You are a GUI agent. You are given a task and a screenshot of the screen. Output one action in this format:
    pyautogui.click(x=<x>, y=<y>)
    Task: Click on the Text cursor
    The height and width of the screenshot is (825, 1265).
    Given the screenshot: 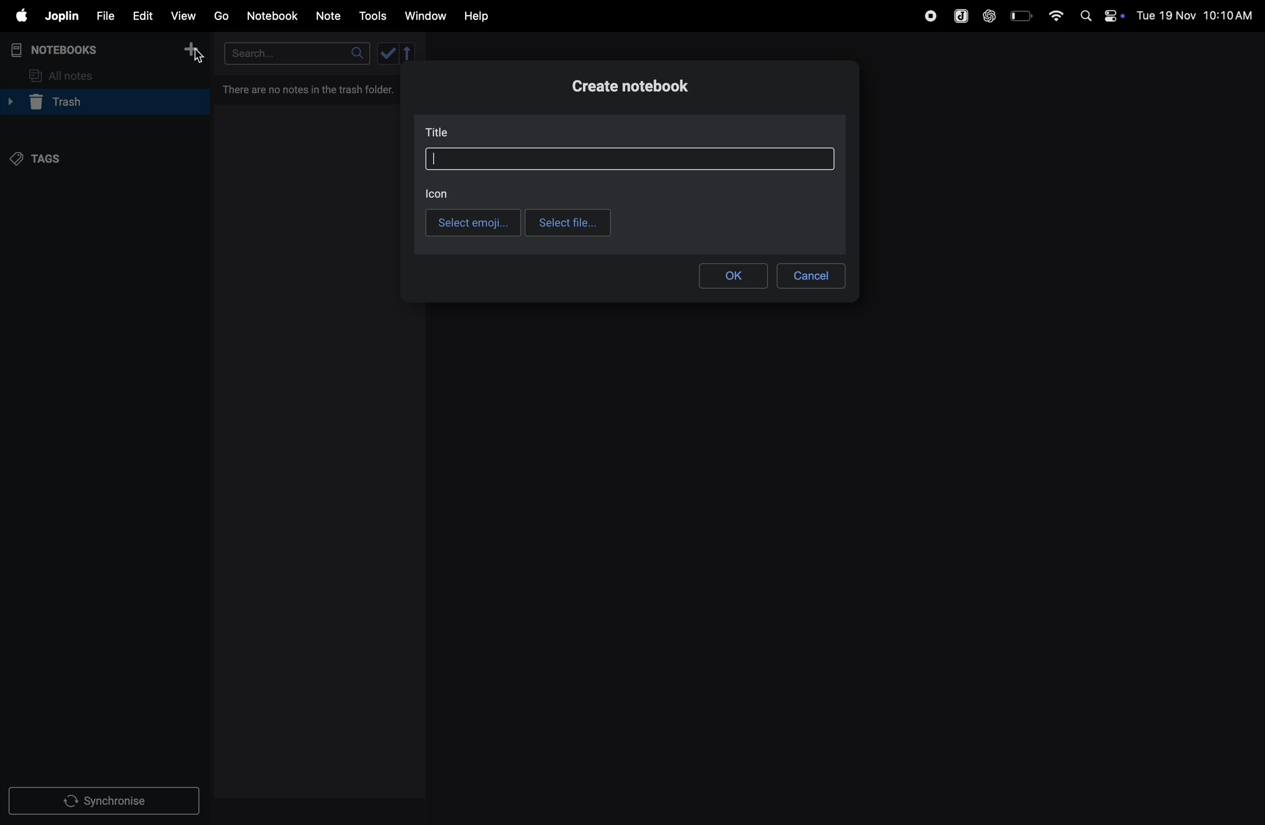 What is the action you would take?
    pyautogui.click(x=434, y=158)
    